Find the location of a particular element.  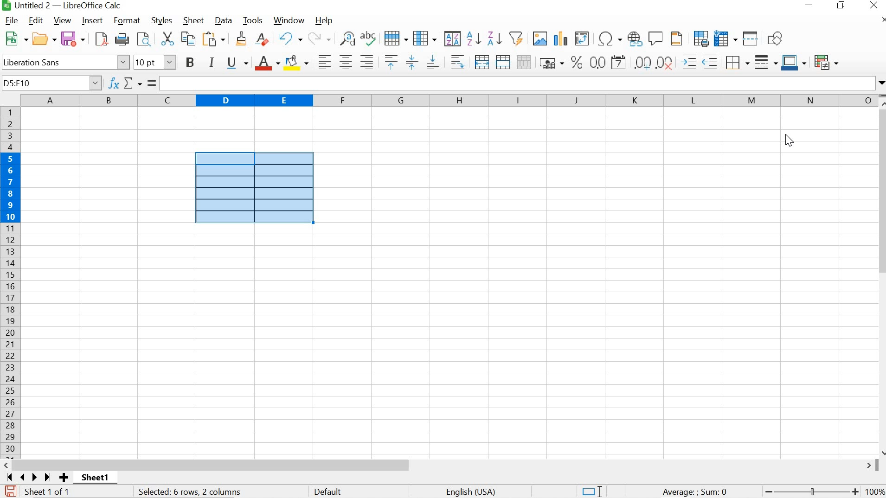

select function is located at coordinates (139, 83).